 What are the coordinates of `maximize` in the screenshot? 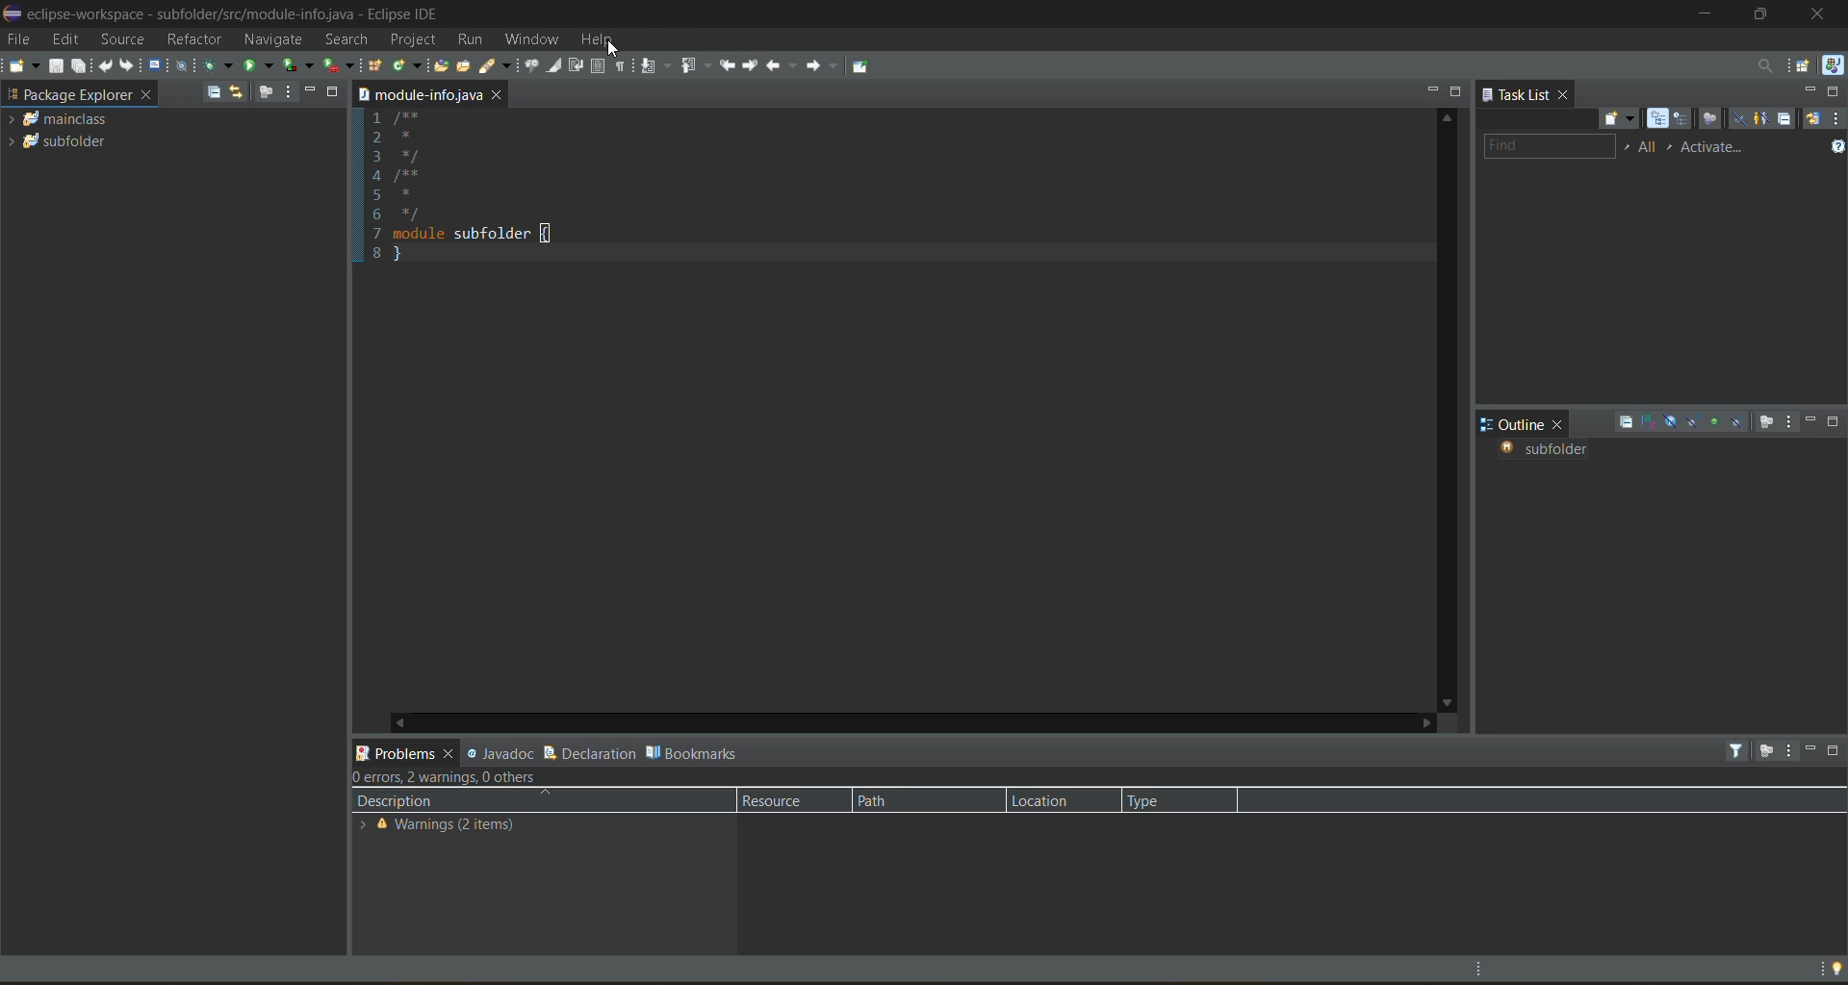 It's located at (1458, 93).